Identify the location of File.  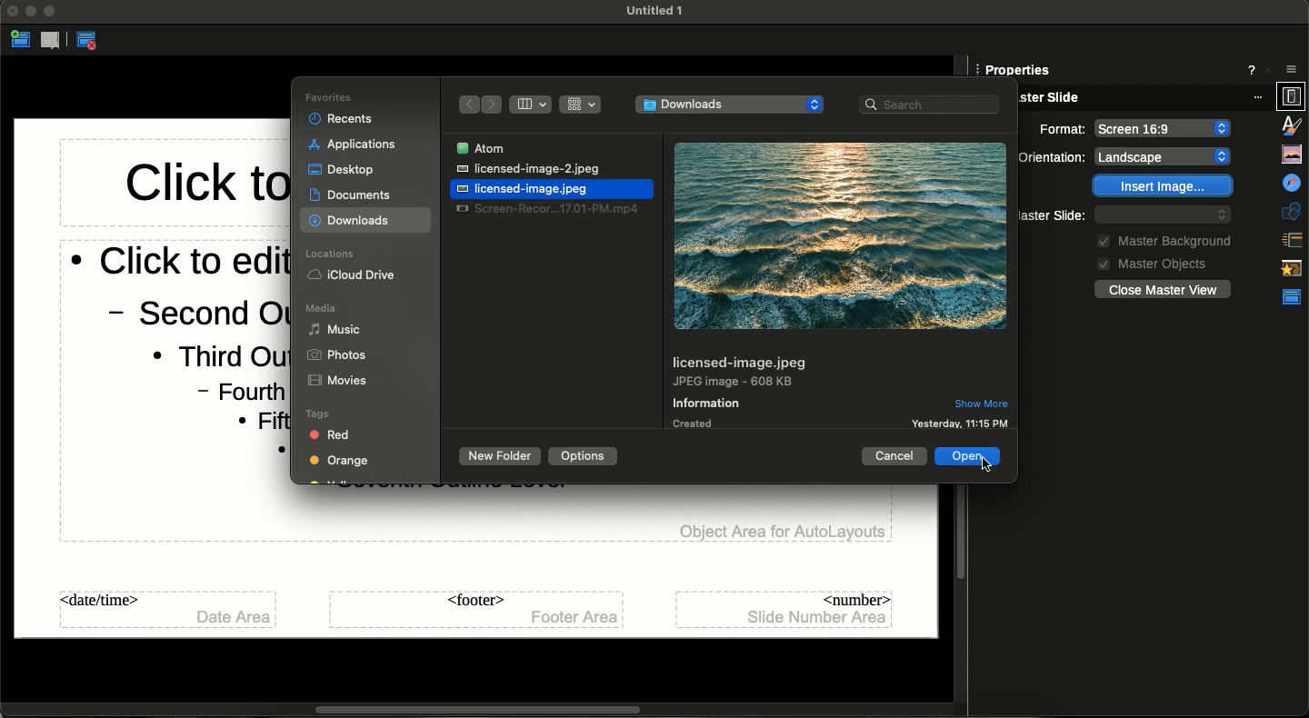
(528, 167).